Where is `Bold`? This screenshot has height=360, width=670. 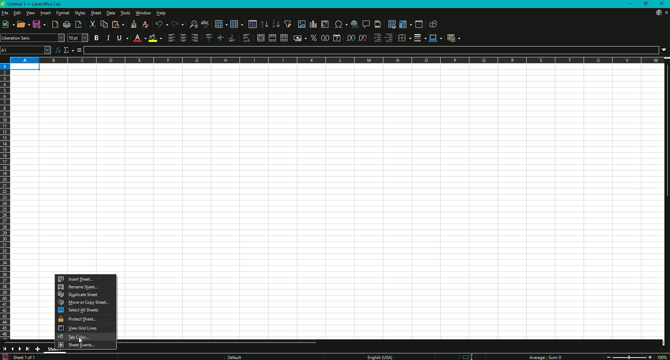 Bold is located at coordinates (97, 38).